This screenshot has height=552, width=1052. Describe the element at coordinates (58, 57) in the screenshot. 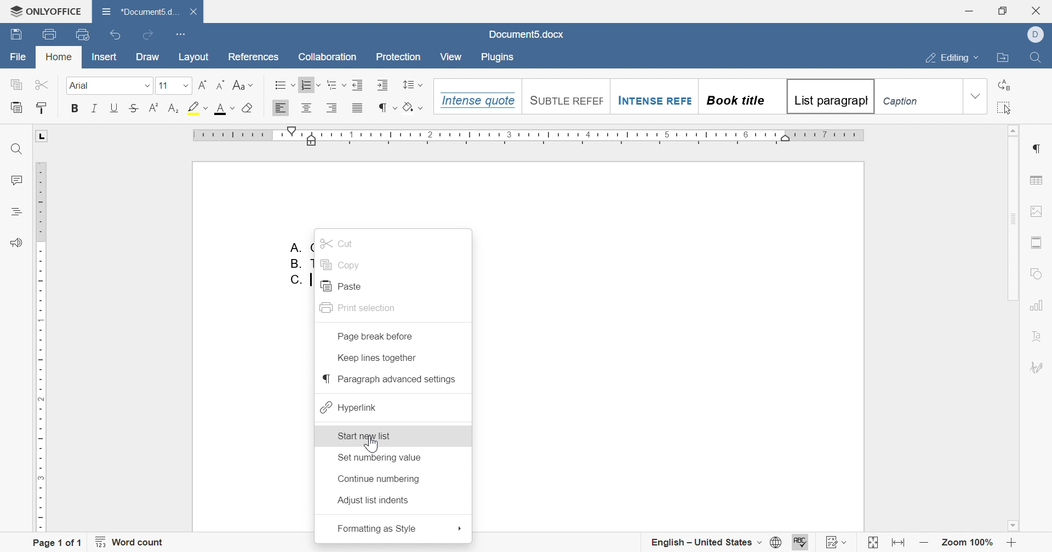

I see `home` at that location.